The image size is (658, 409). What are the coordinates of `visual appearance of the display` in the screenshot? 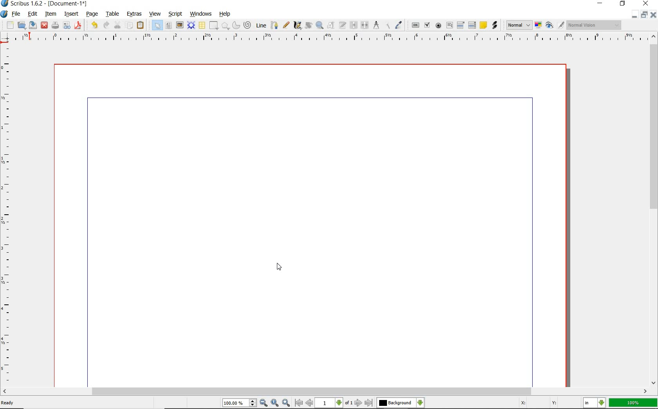 It's located at (594, 26).